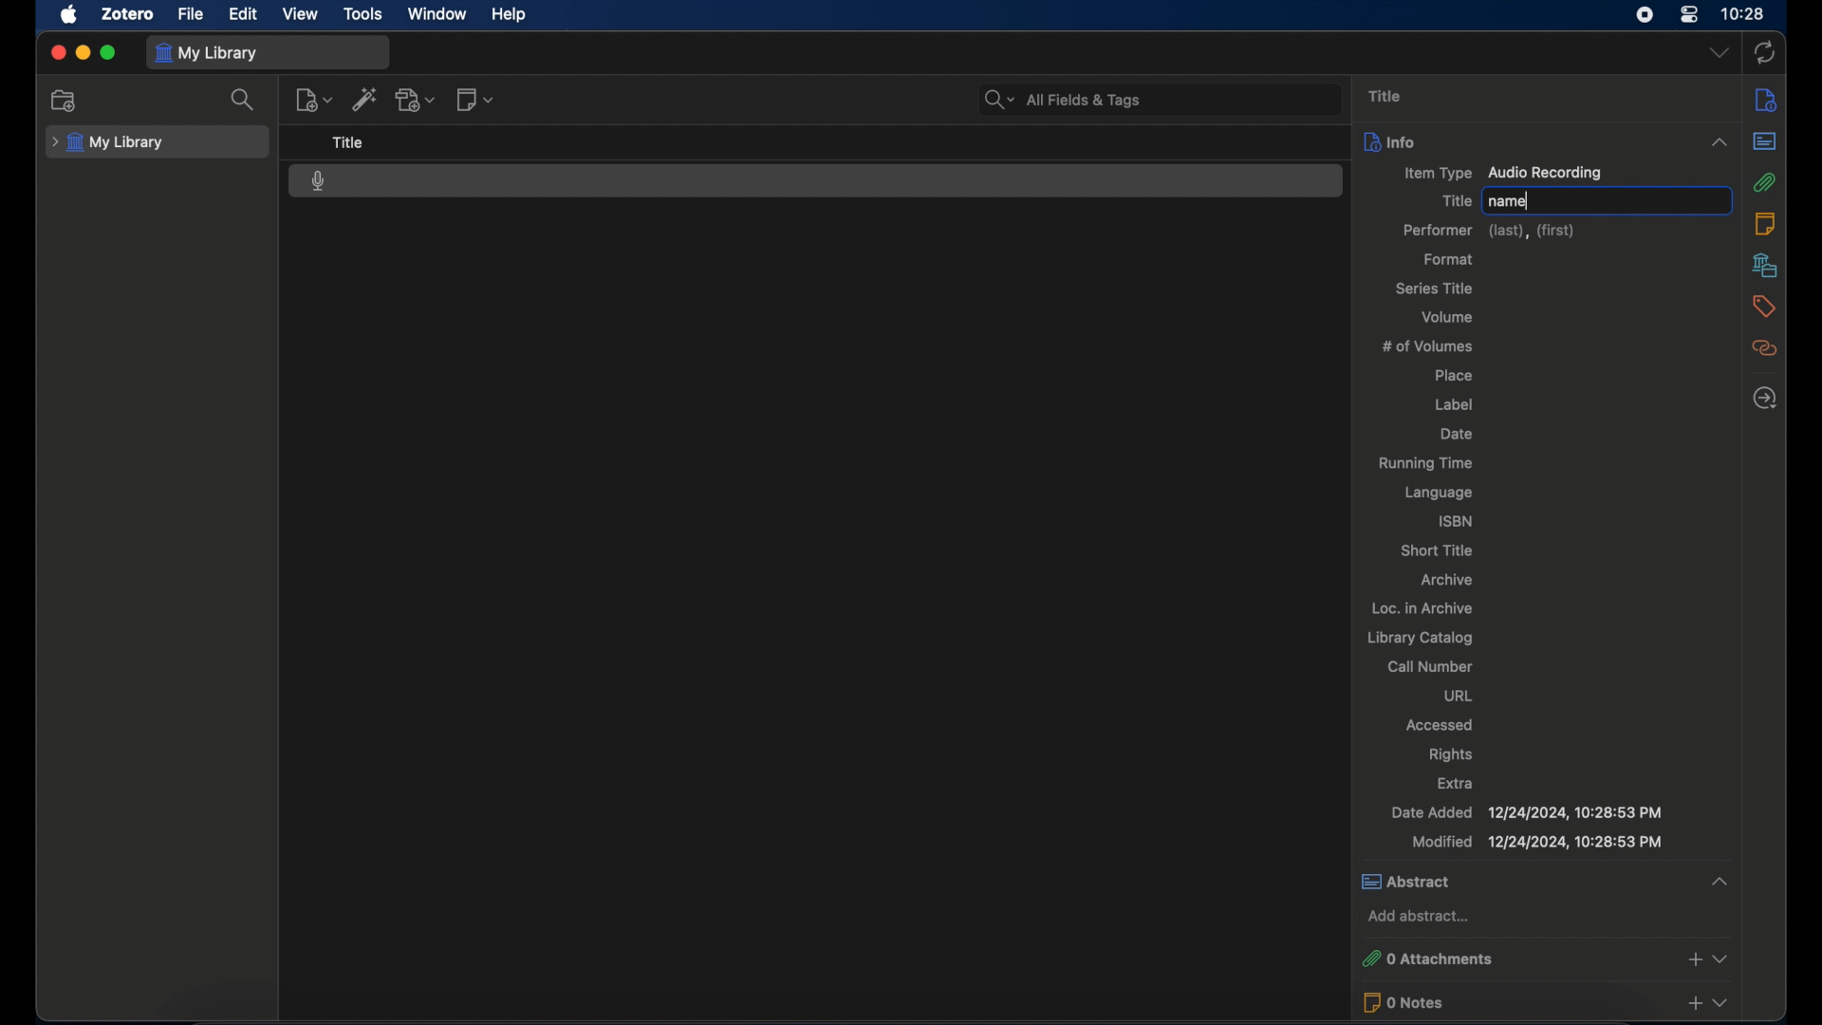 This screenshot has width=1822, height=1025. Describe the element at coordinates (1423, 608) in the screenshot. I see `loc. in archive` at that location.